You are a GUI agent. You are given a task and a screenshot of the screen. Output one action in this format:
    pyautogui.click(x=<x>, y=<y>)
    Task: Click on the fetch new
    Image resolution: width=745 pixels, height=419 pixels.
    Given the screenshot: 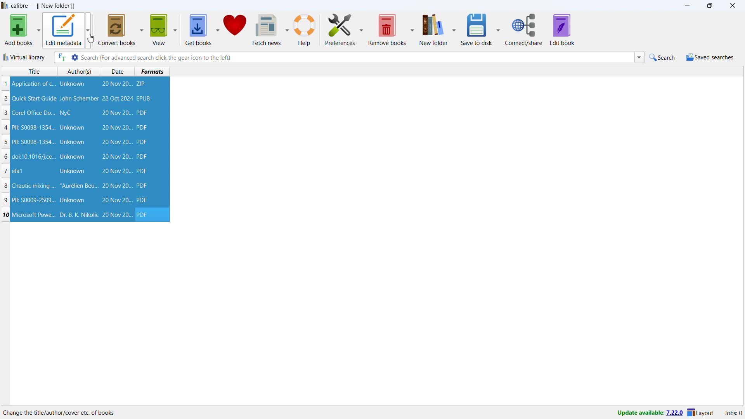 What is the action you would take?
    pyautogui.click(x=267, y=29)
    